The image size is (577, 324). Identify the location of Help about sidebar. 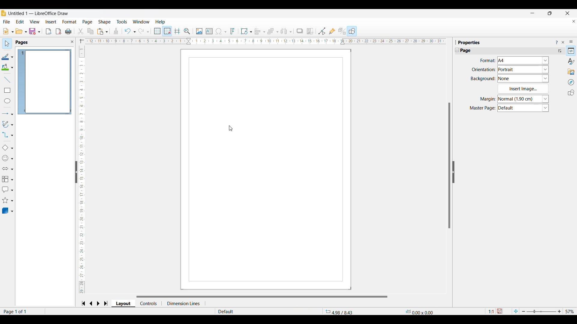
(557, 43).